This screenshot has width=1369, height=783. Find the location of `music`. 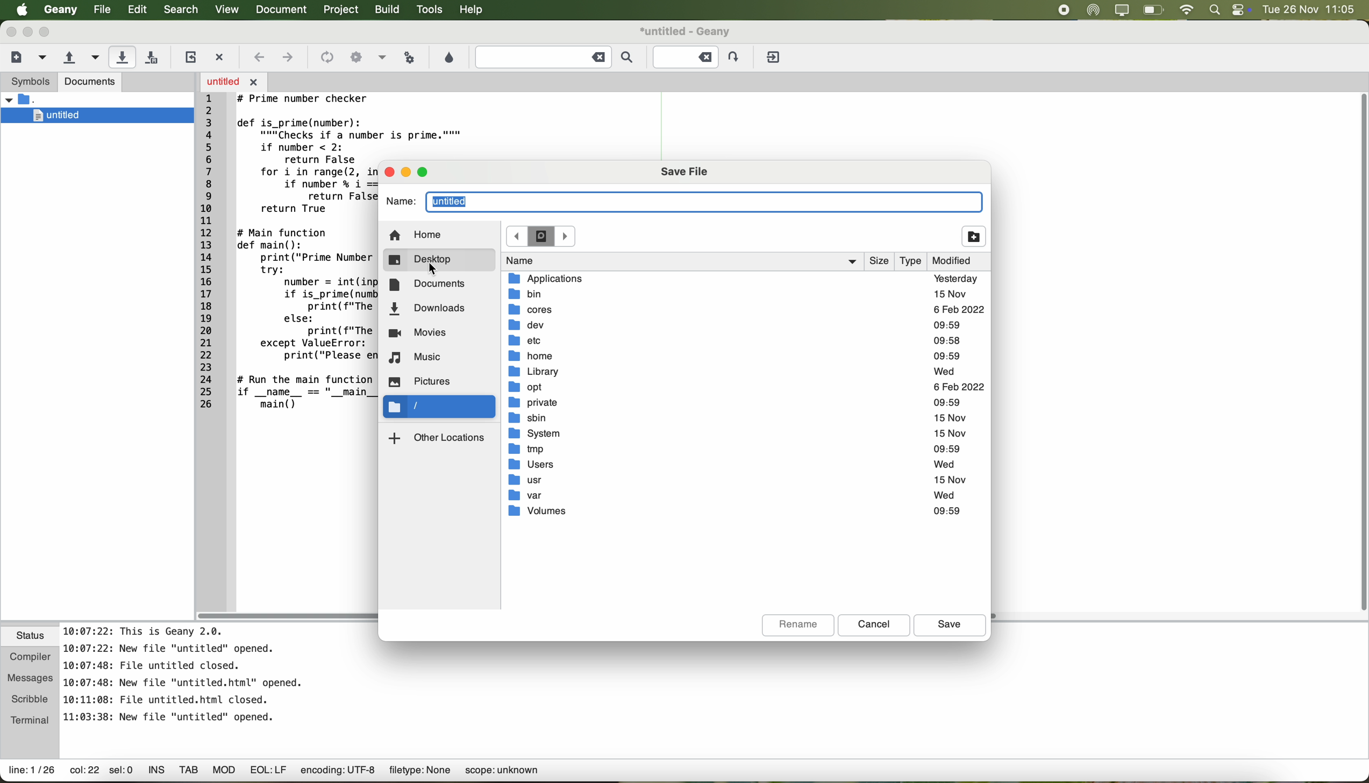

music is located at coordinates (416, 358).